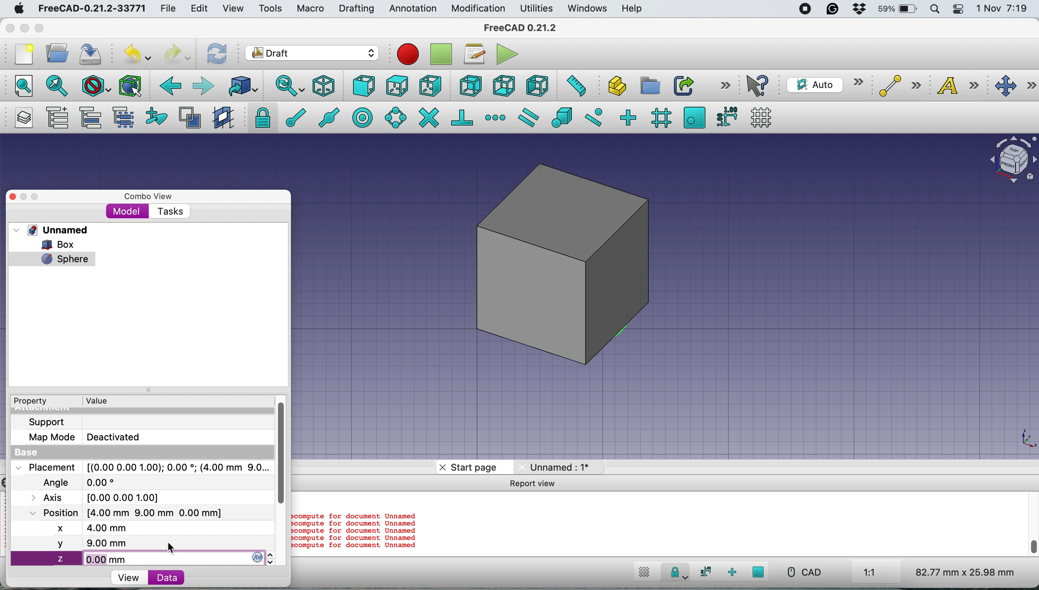 The height and width of the screenshot is (590, 1039). Describe the element at coordinates (537, 9) in the screenshot. I see `utilities` at that location.